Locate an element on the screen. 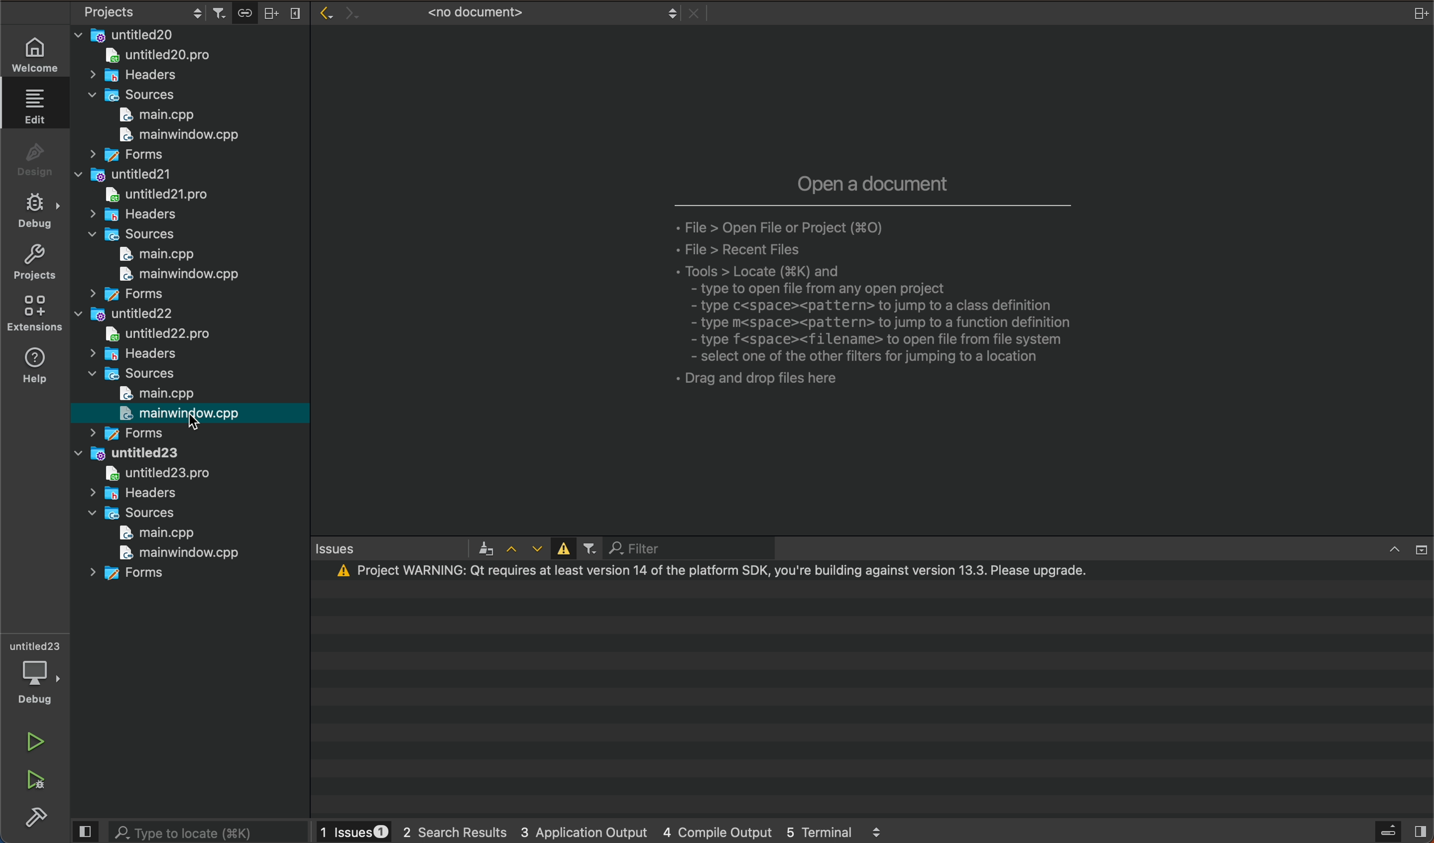 Image resolution: width=1434 pixels, height=843 pixels. close slide bar is located at coordinates (86, 832).